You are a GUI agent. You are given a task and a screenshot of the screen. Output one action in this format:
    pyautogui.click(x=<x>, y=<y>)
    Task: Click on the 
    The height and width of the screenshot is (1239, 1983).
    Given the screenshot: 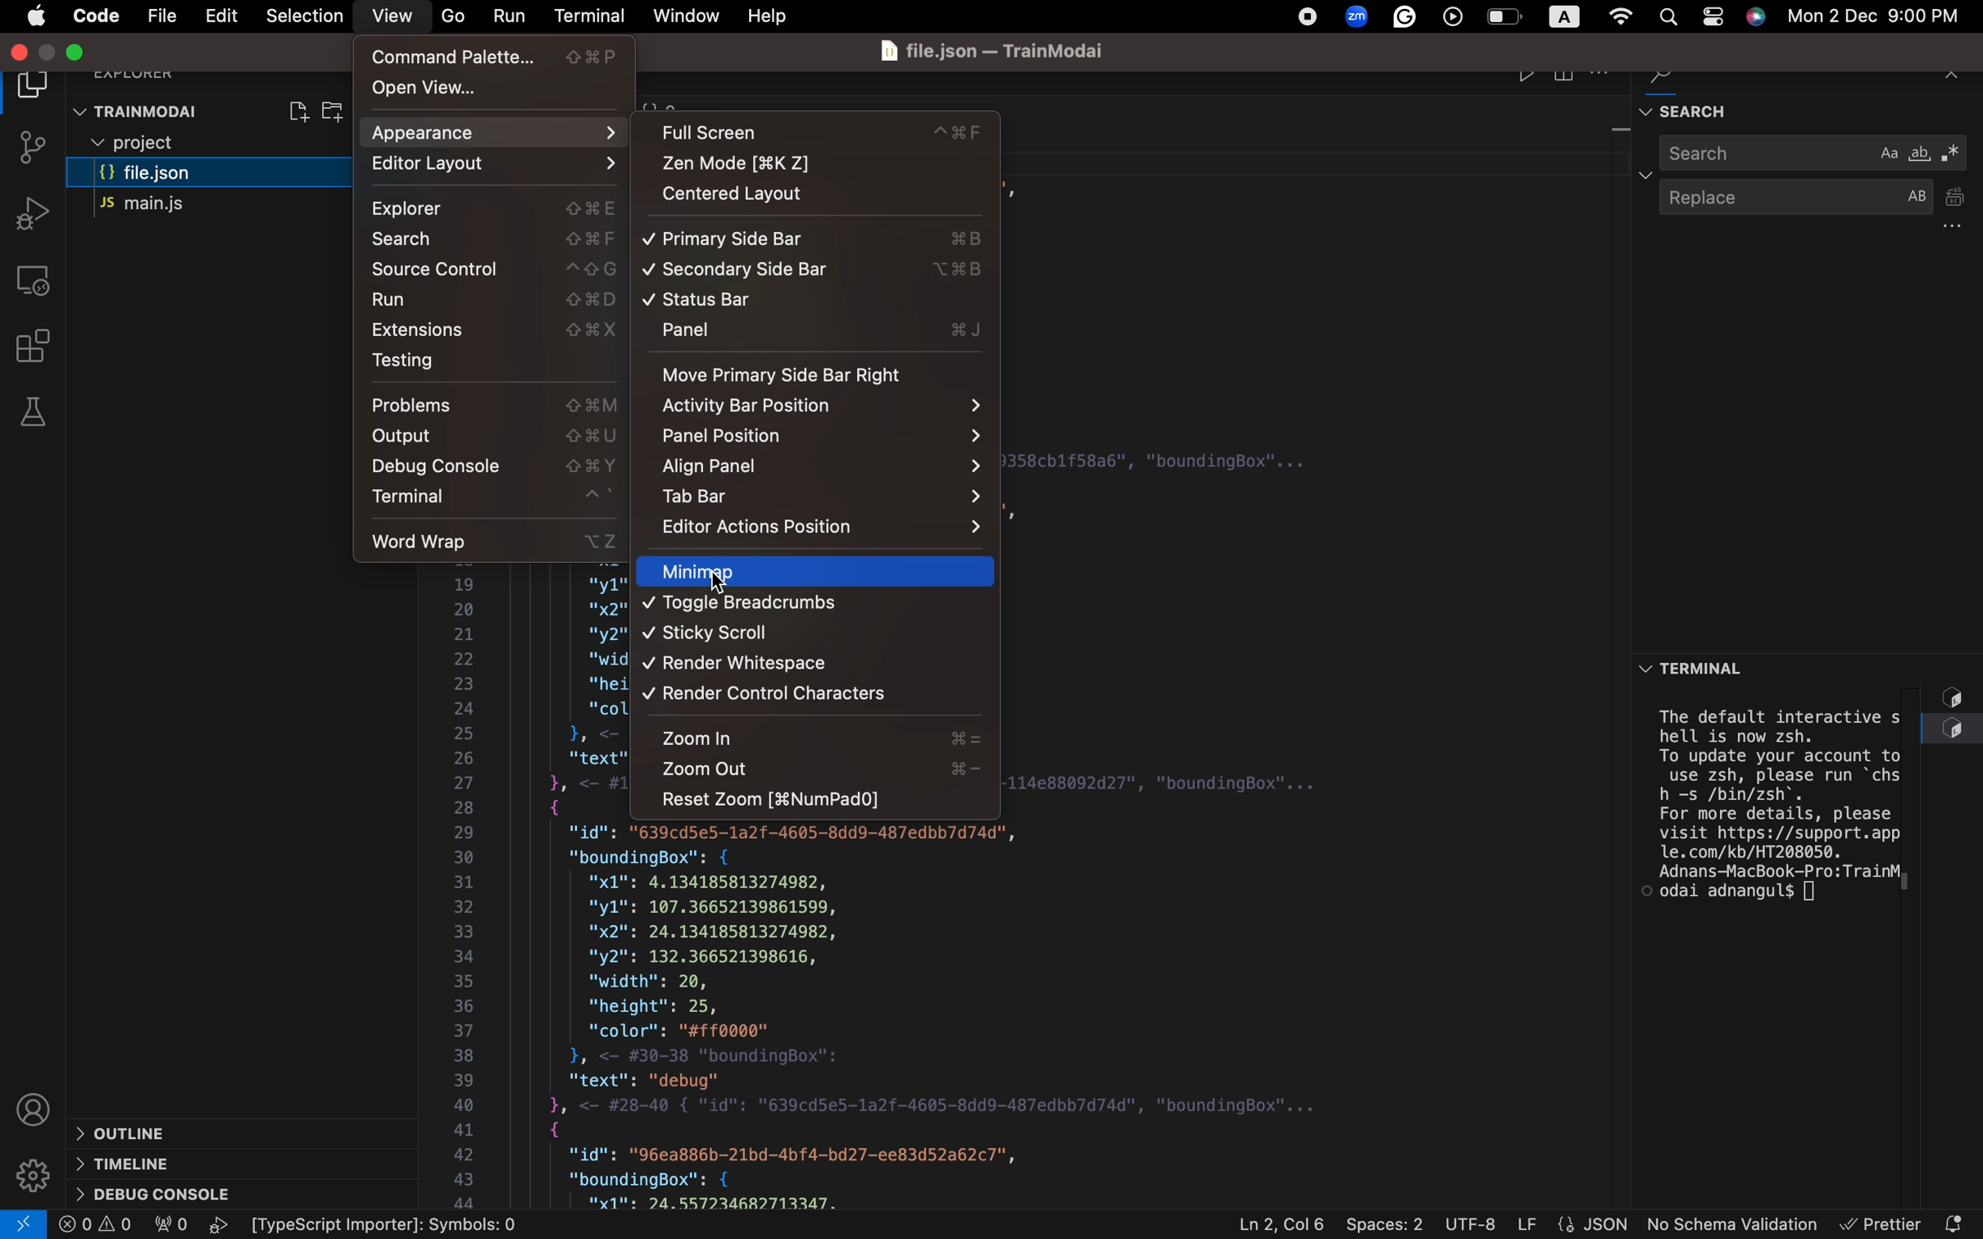 What is the action you would take?
    pyautogui.click(x=501, y=359)
    